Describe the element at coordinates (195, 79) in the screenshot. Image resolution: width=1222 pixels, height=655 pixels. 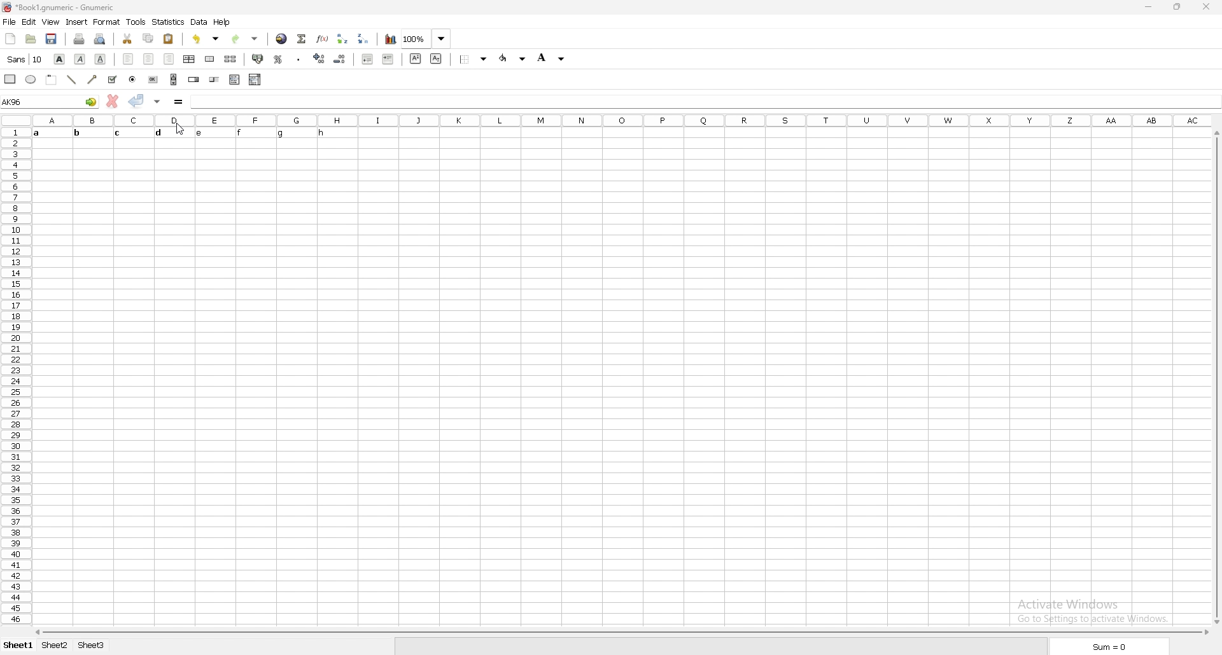
I see `spin button` at that location.